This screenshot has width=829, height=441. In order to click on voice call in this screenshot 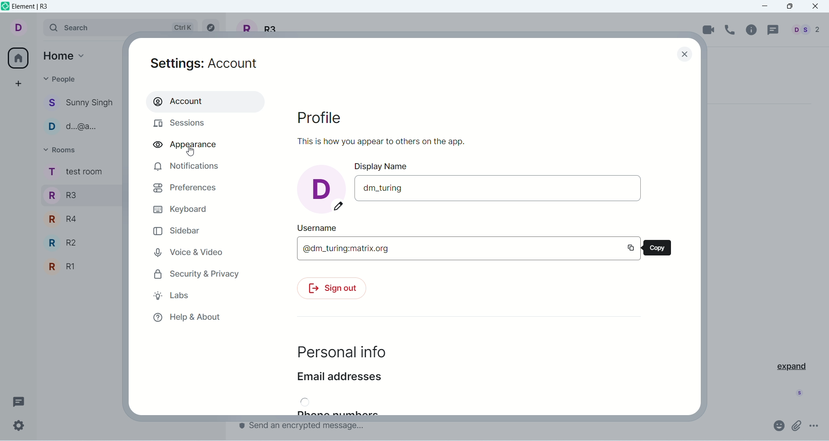, I will do `click(732, 30)`.